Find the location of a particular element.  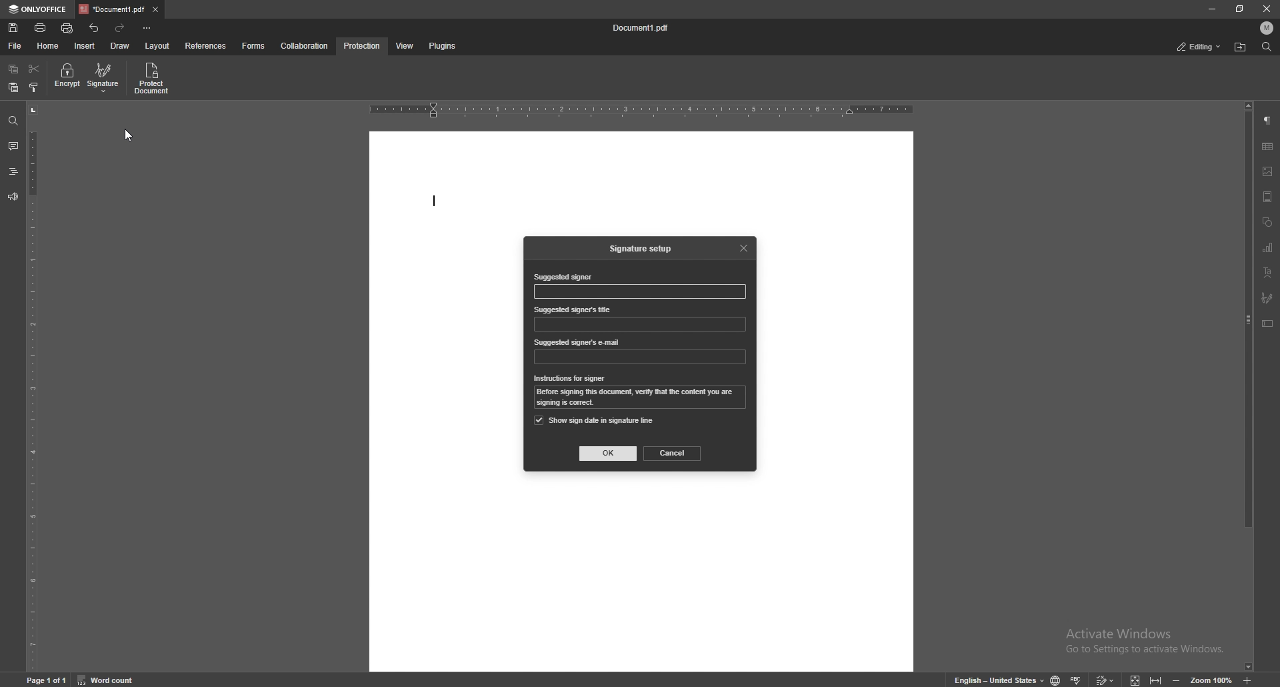

view is located at coordinates (402, 47).